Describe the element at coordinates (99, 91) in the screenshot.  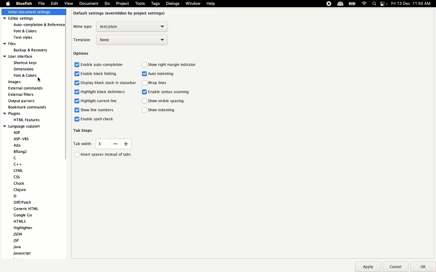
I see `Highlight block delimiters ` at that location.